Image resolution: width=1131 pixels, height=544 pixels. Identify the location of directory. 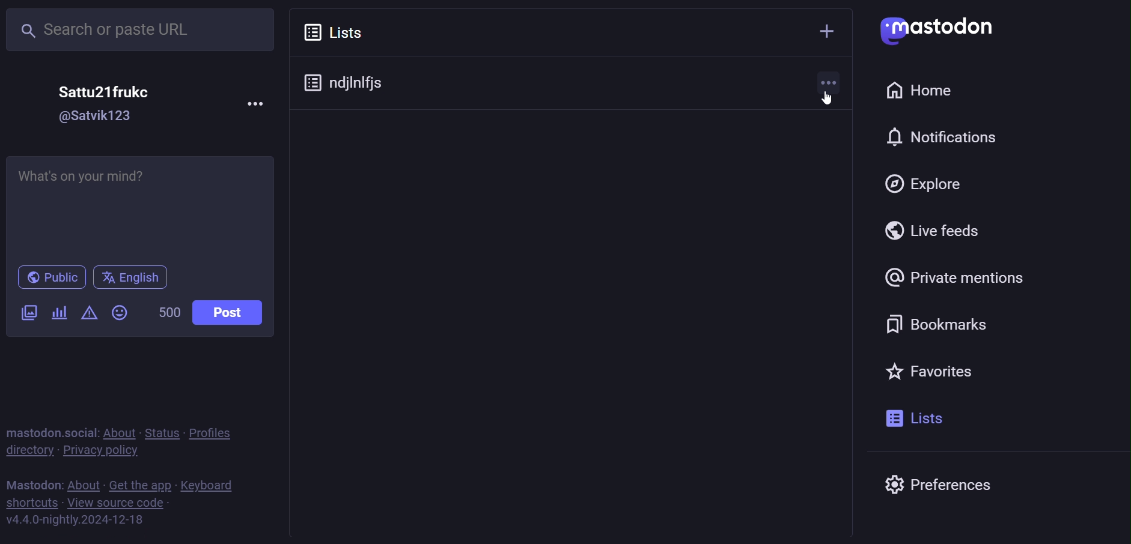
(28, 449).